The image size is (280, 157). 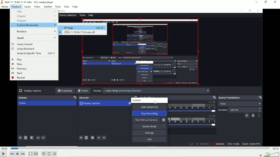 What do you see at coordinates (67, 29) in the screenshot?
I see `Cursor` at bounding box center [67, 29].